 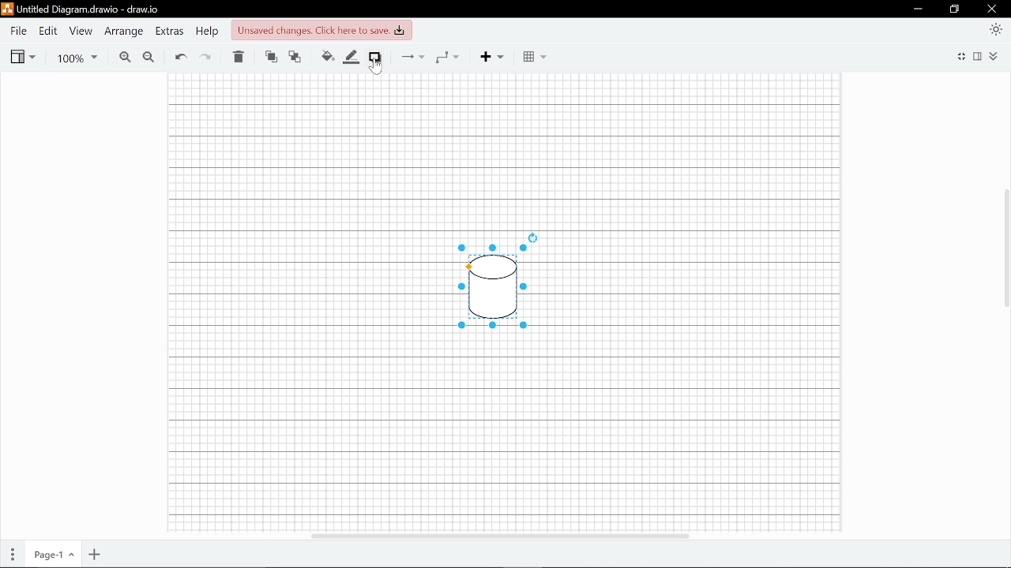 I want to click on Current window, so click(x=79, y=9).